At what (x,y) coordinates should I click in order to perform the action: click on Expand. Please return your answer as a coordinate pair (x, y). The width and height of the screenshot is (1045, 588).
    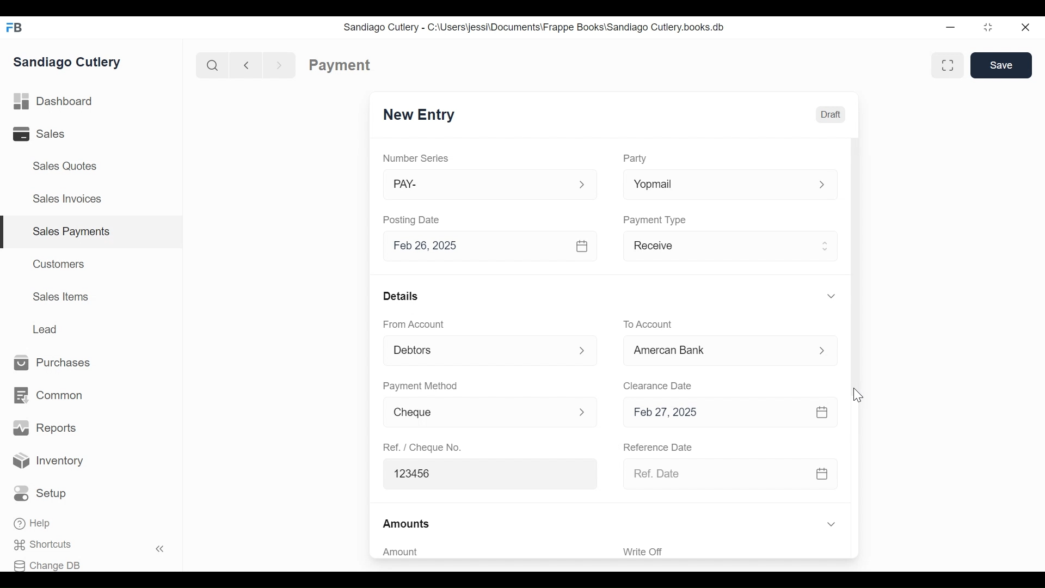
    Looking at the image, I should click on (822, 186).